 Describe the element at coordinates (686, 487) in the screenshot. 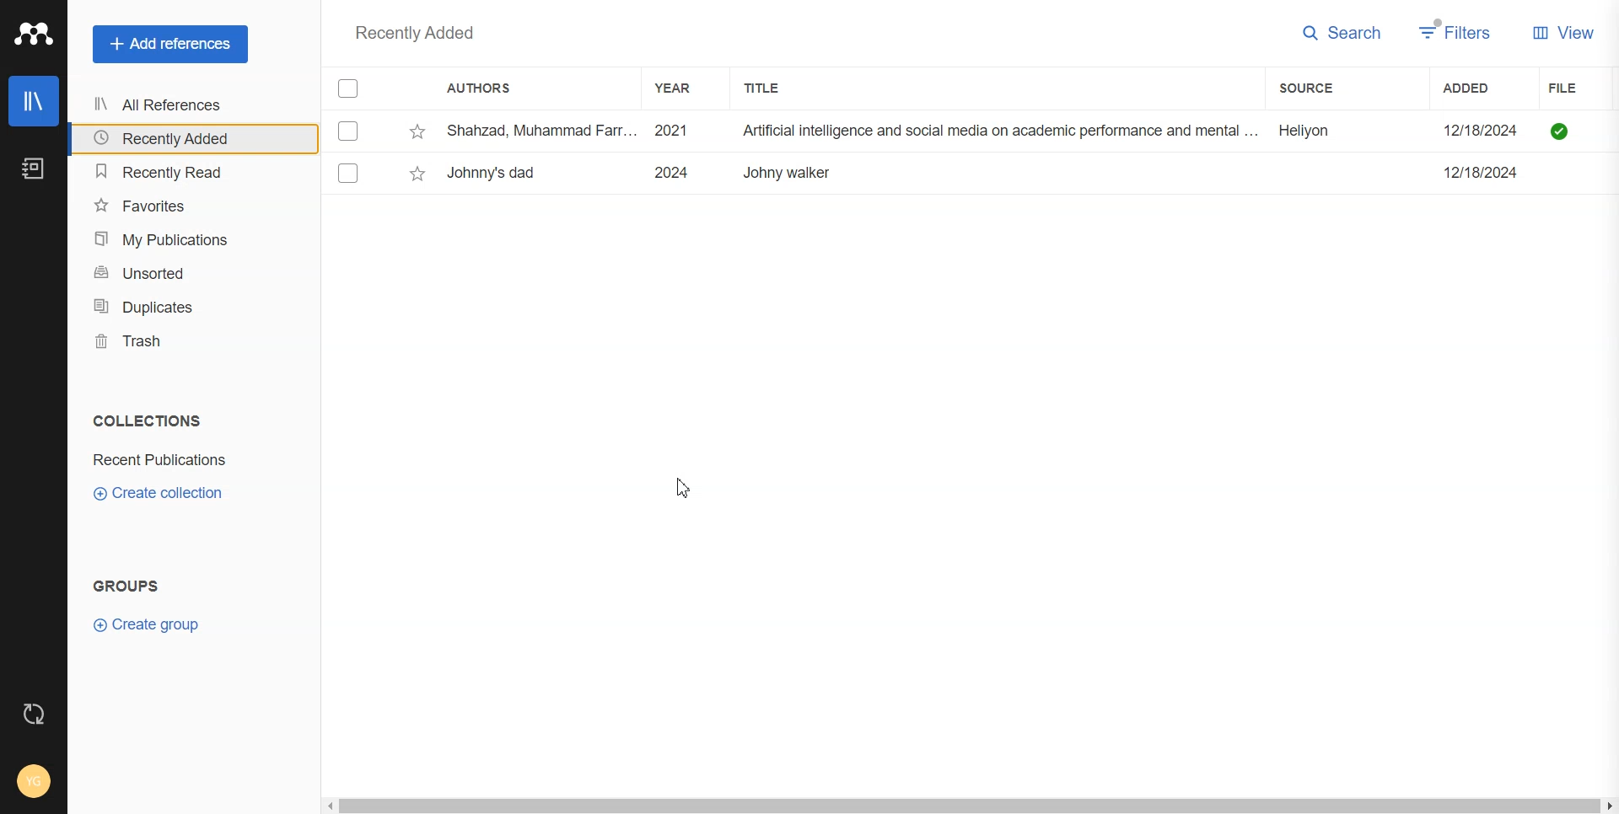

I see `Cursor` at that location.